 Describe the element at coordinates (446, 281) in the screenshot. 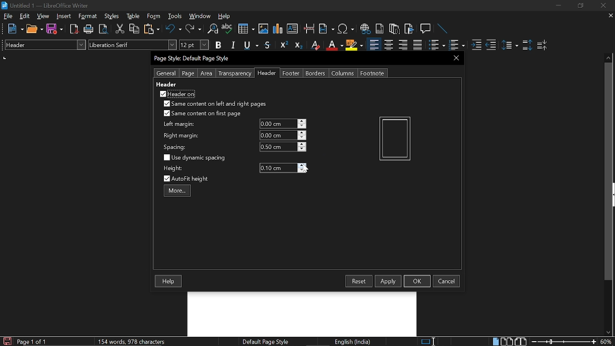

I see `cancel` at that location.